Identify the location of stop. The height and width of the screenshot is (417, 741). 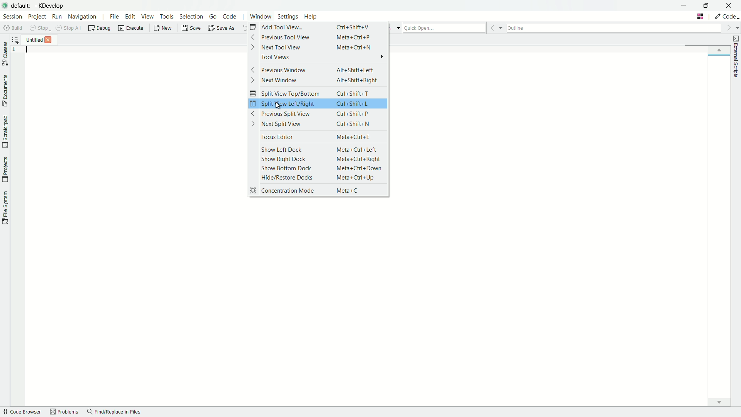
(39, 27).